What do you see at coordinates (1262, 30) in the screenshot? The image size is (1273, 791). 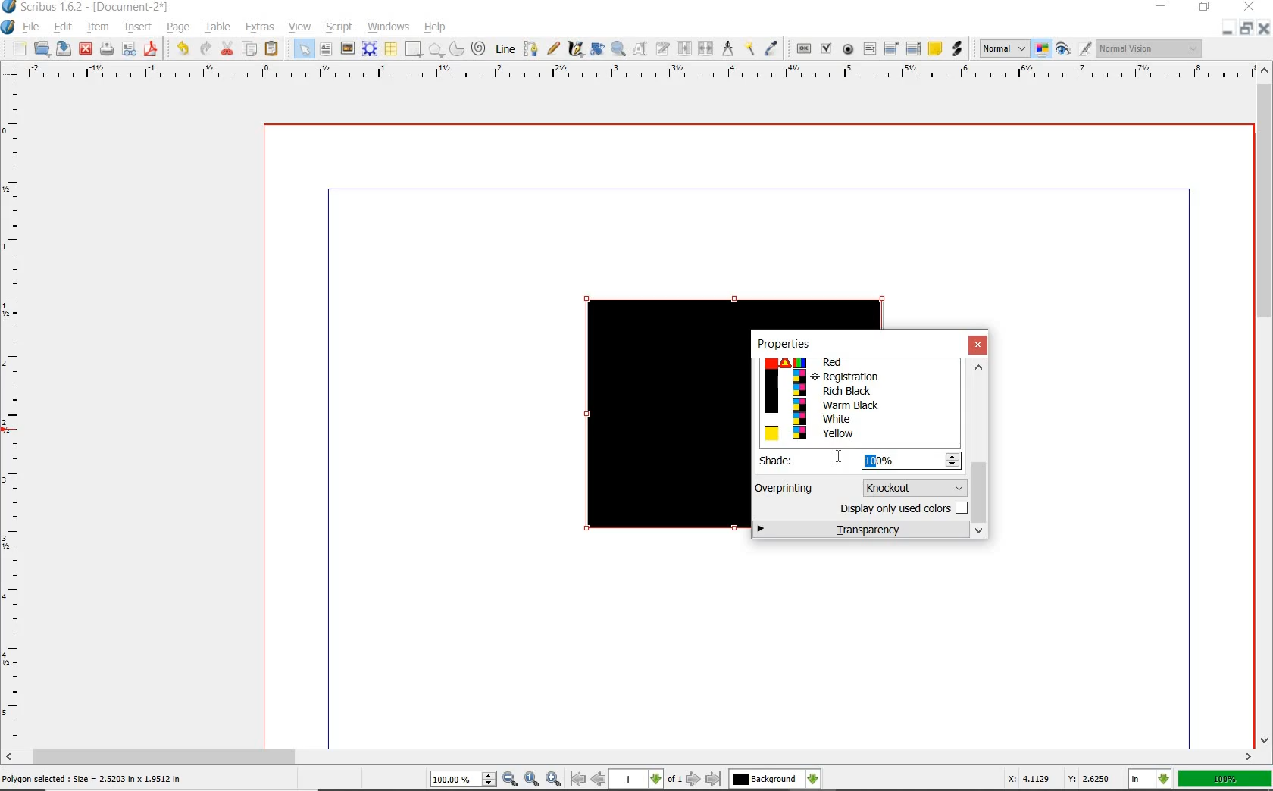 I see `CLOSE` at bounding box center [1262, 30].